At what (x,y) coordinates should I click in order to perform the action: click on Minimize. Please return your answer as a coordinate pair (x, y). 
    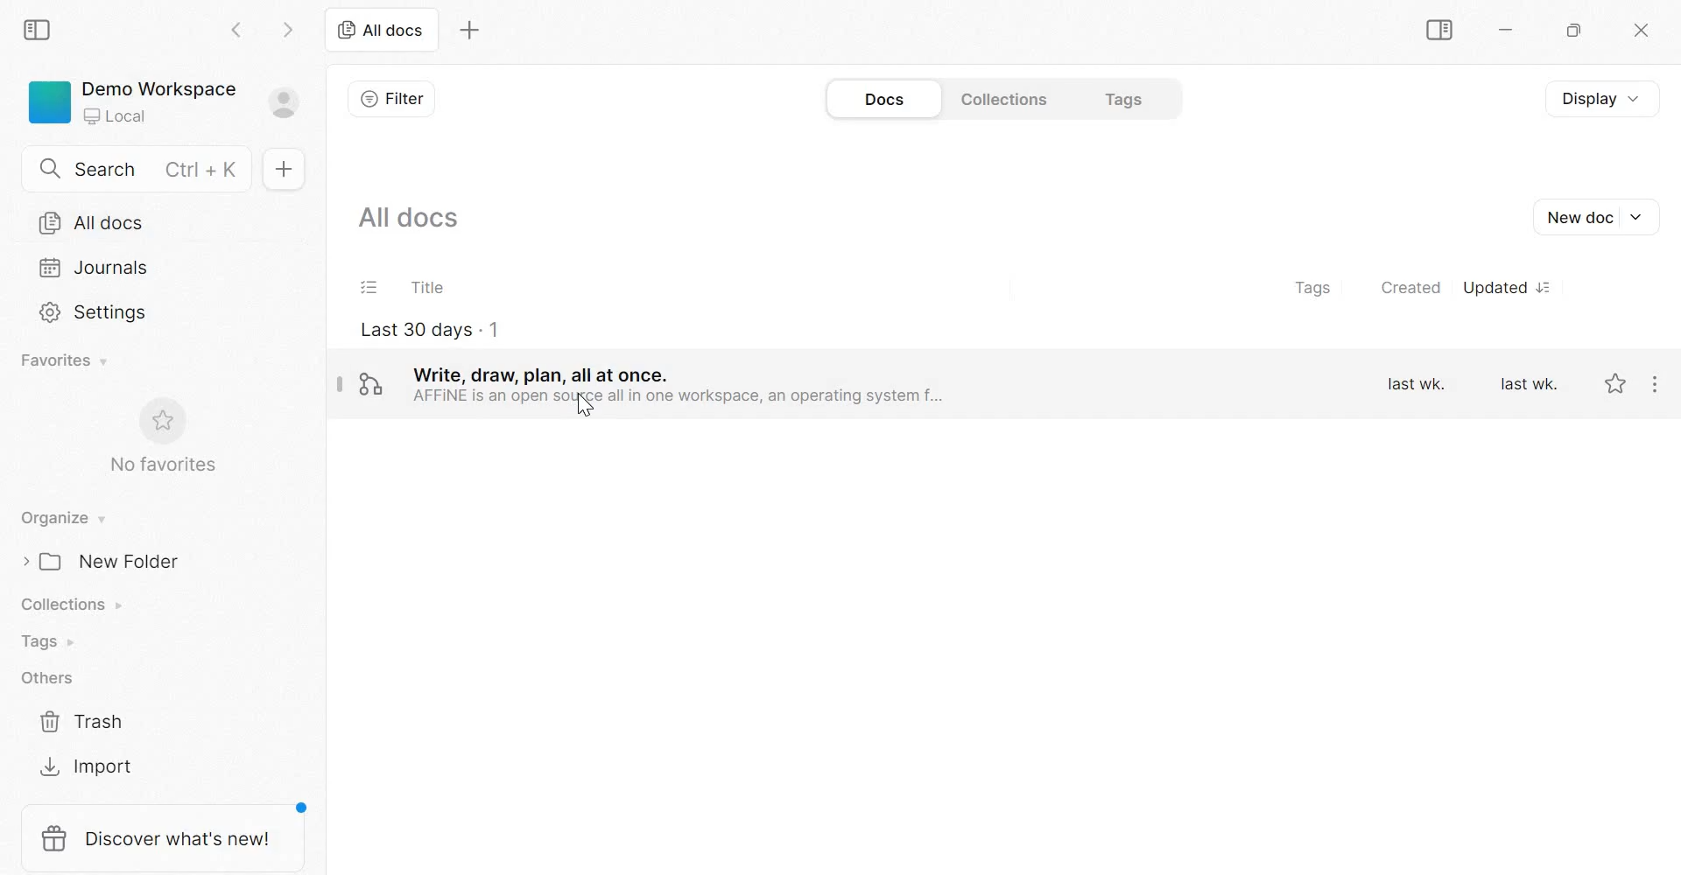
    Looking at the image, I should click on (1504, 31).